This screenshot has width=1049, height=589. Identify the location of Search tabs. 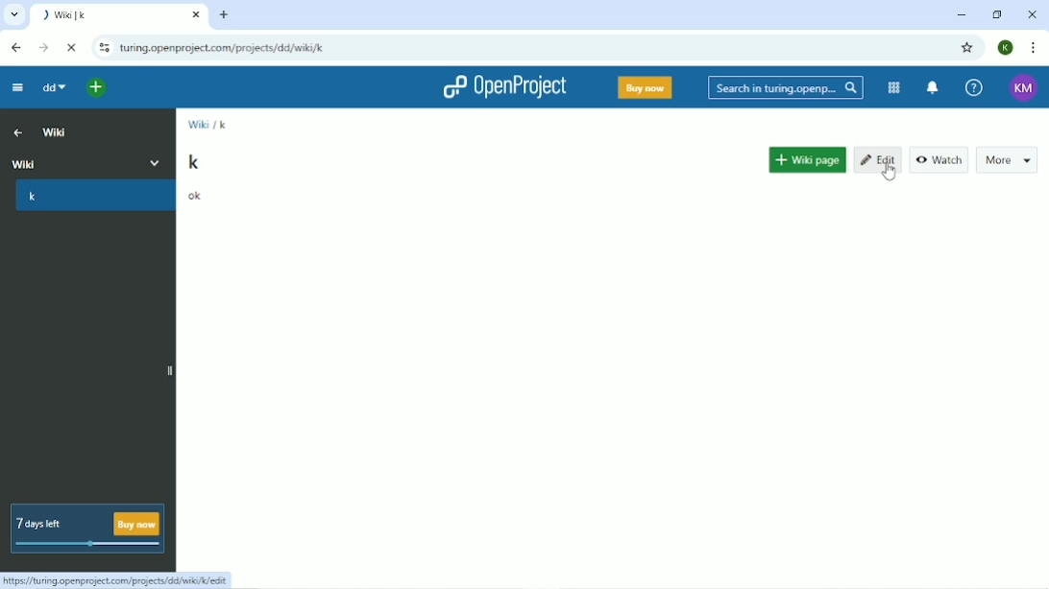
(16, 15).